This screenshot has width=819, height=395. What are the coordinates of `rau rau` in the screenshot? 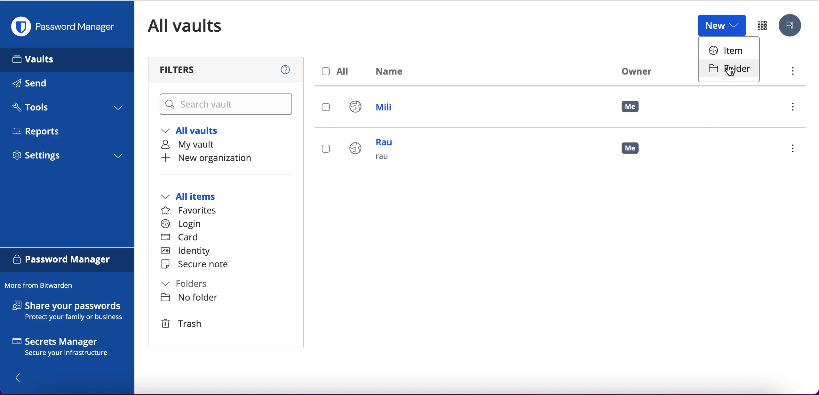 It's located at (375, 153).